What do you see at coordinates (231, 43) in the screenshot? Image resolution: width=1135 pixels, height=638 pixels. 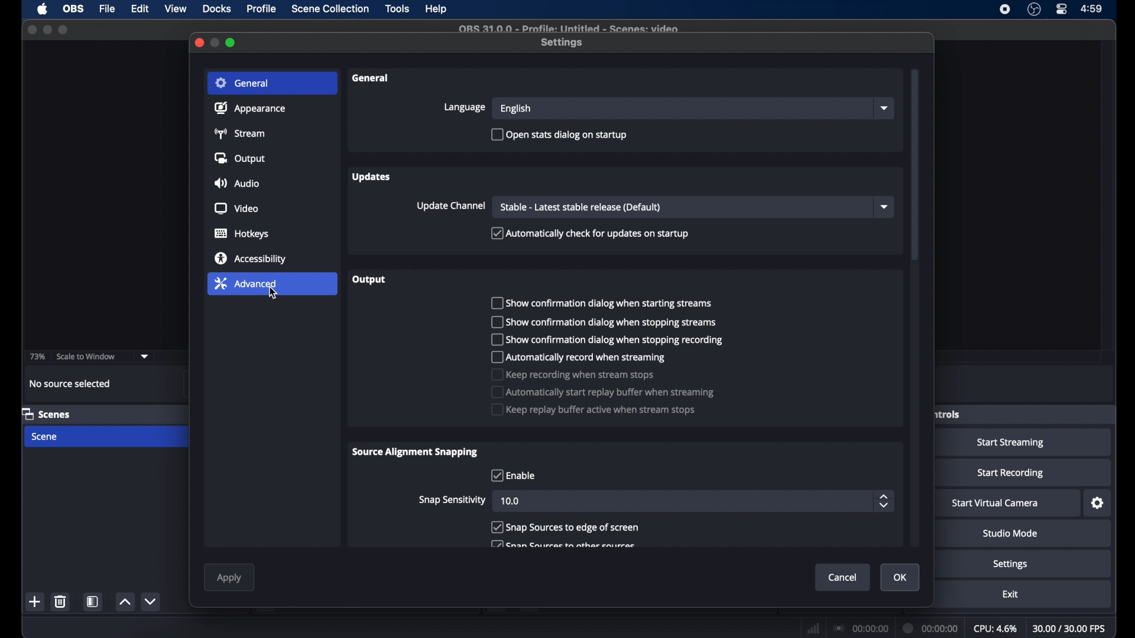 I see `maximize` at bounding box center [231, 43].